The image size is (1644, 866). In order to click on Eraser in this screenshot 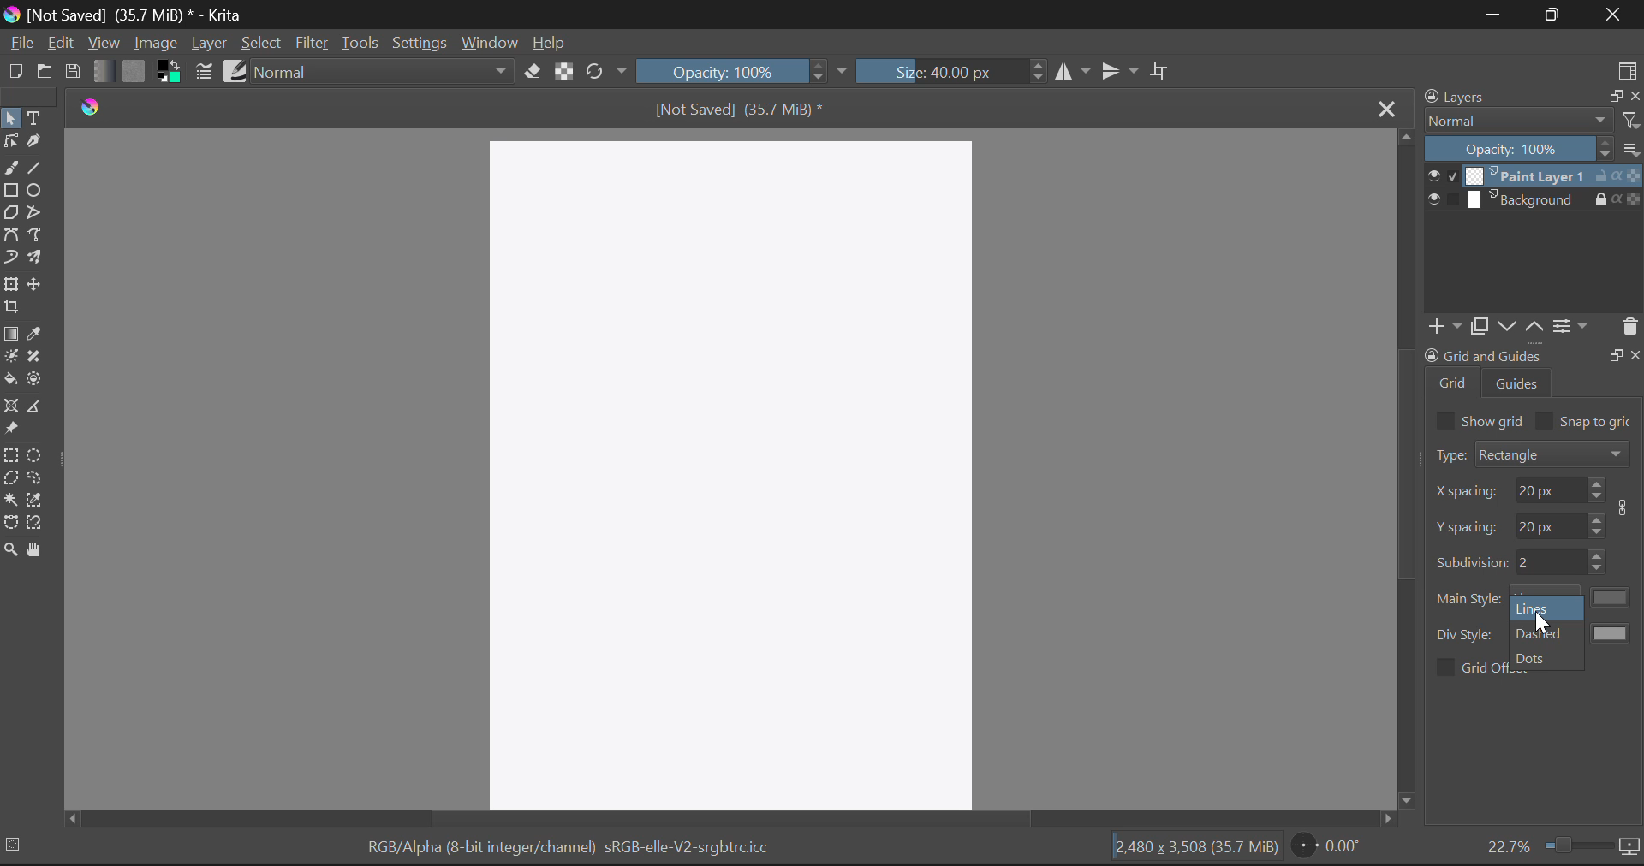, I will do `click(533, 72)`.